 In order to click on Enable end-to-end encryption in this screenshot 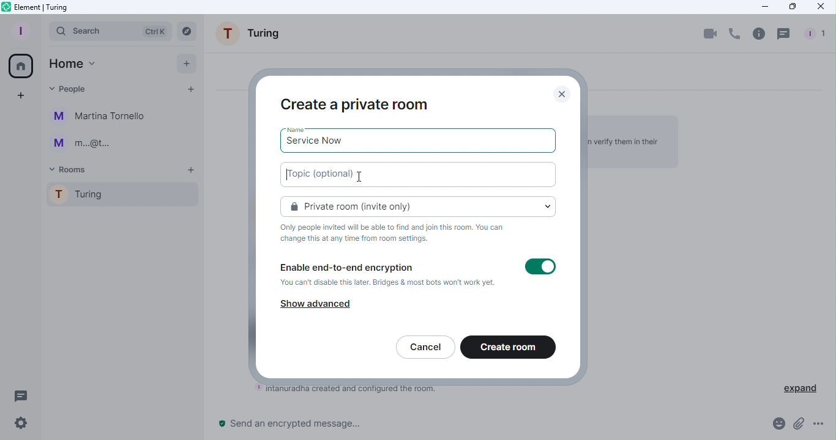, I will do `click(388, 276)`.